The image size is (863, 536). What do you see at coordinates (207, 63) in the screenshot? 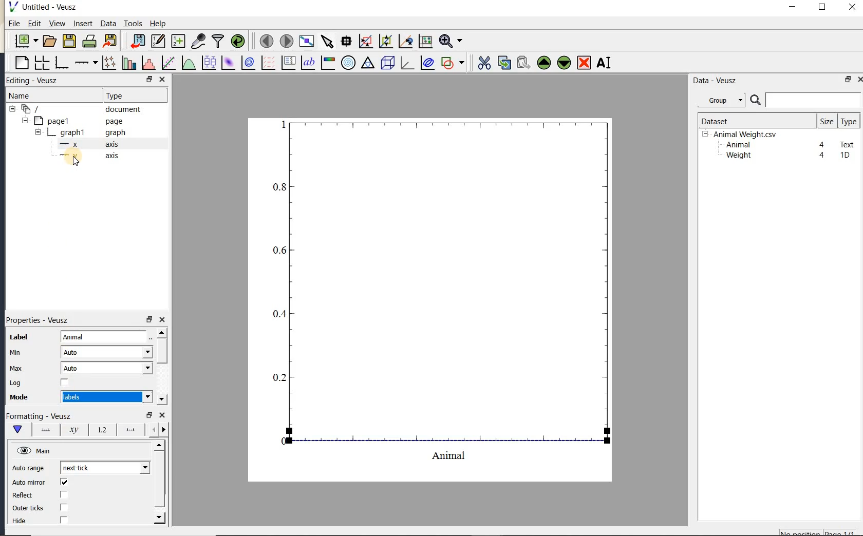
I see `plot box plots` at bounding box center [207, 63].